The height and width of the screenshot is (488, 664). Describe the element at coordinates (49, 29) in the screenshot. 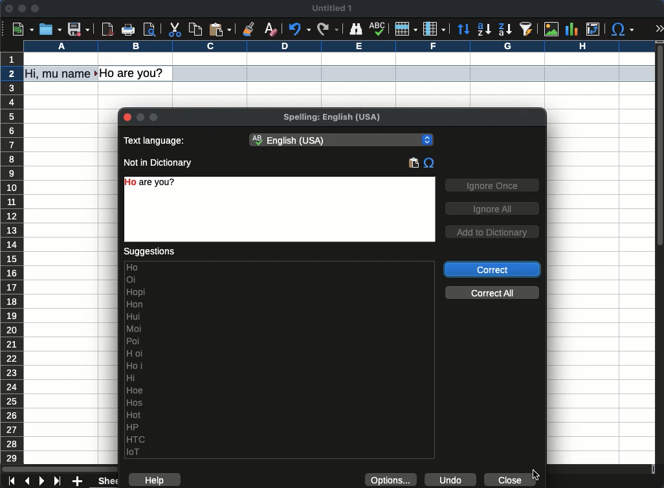

I see `open` at that location.